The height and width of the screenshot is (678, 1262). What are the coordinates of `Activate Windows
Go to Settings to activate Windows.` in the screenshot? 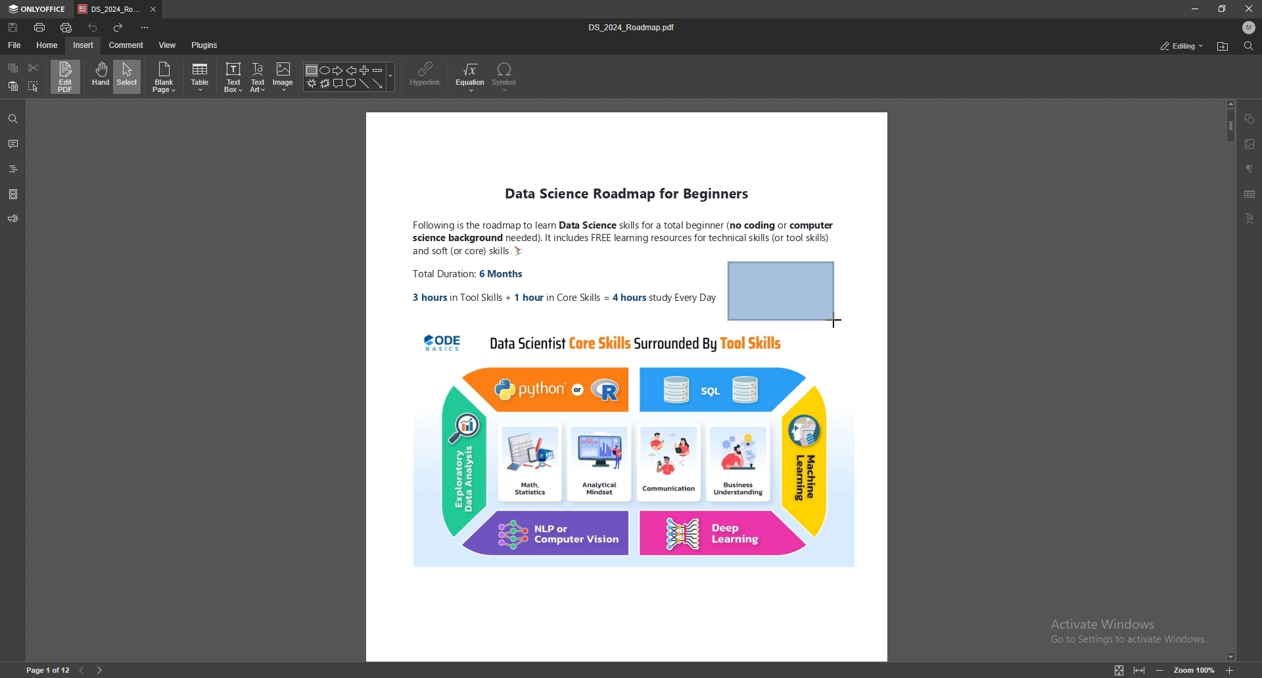 It's located at (1128, 631).